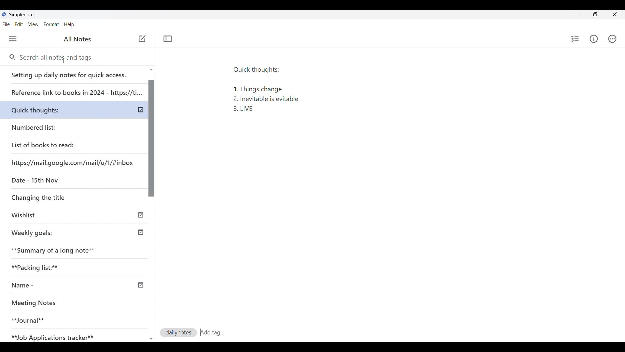  I want to click on Weekly goals, so click(32, 232).